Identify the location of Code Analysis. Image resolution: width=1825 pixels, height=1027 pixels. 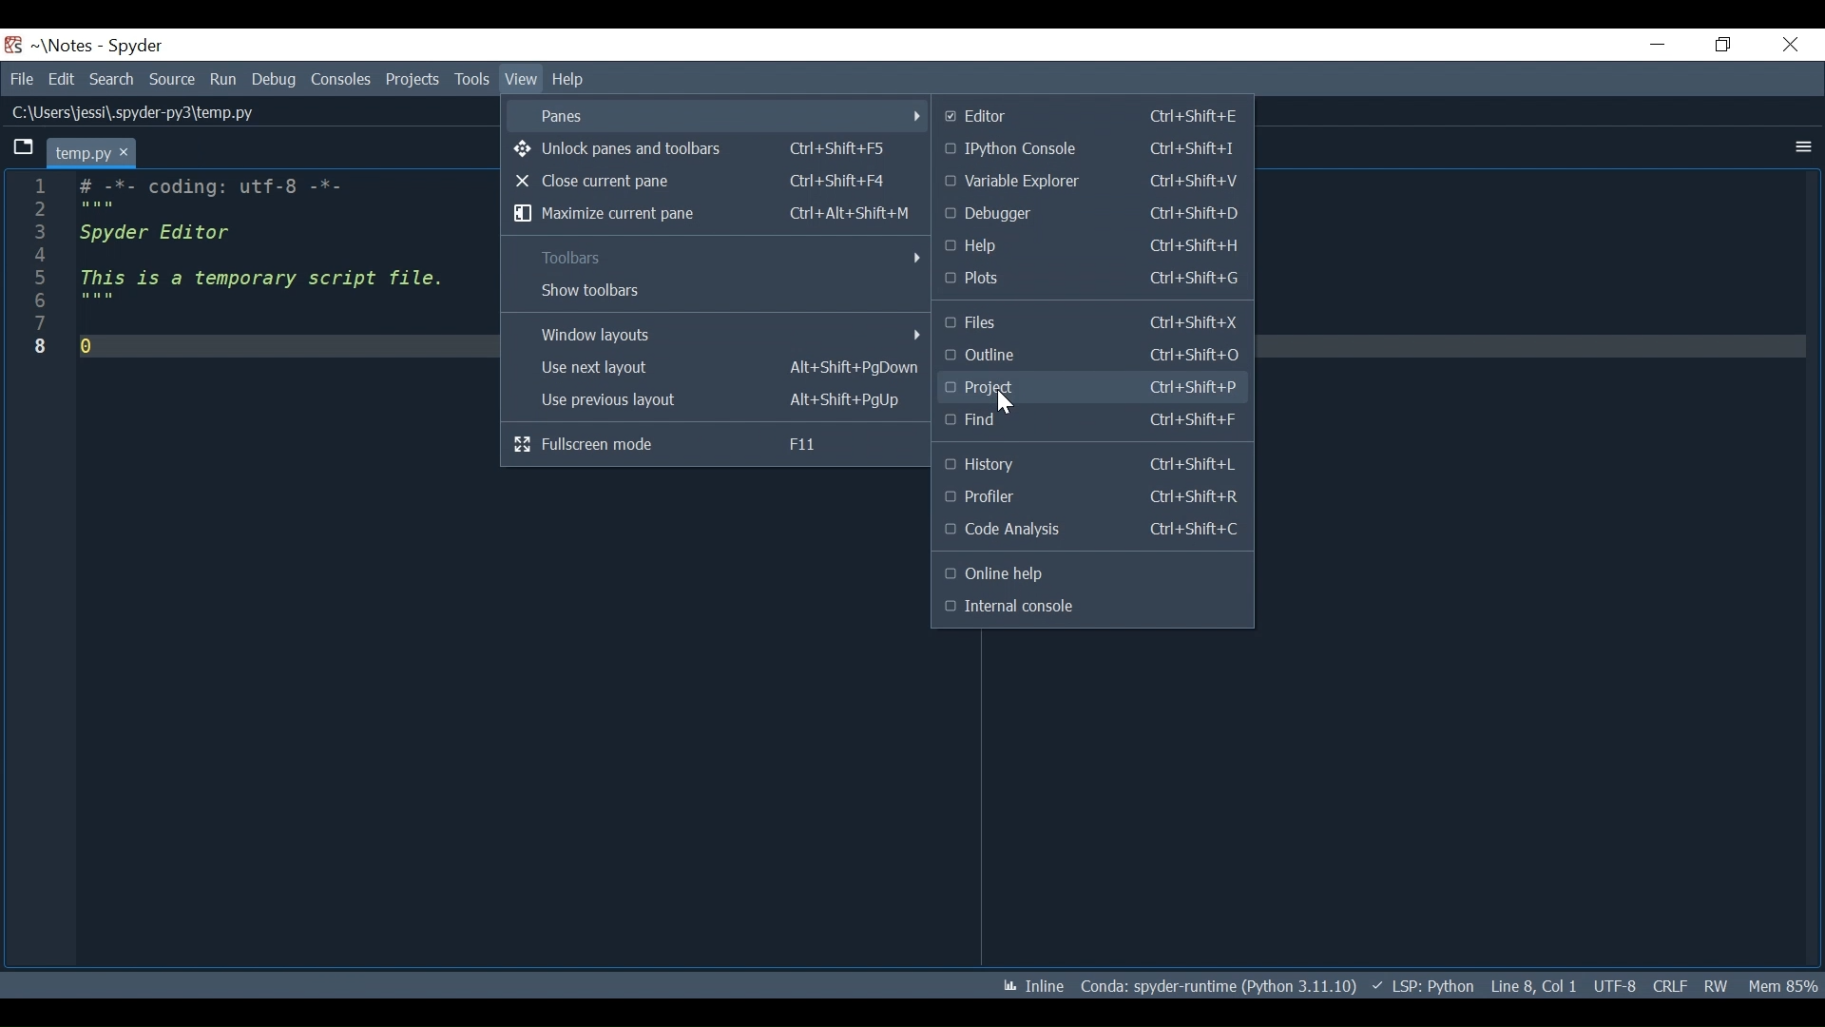
(1092, 530).